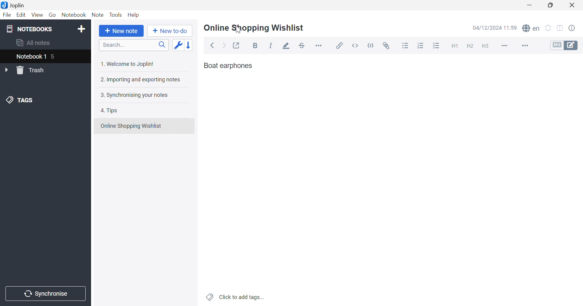 The width and height of the screenshot is (583, 306). I want to click on Online Shopping Wishlist, so click(131, 126).